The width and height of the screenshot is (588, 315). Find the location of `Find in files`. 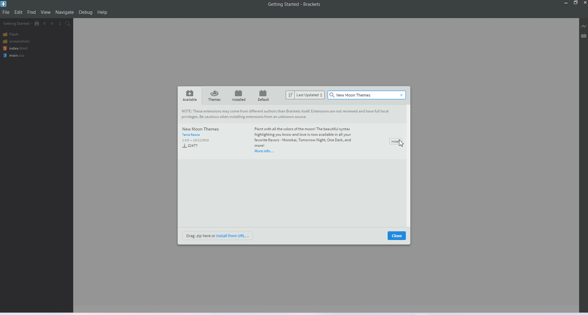

Find in files is located at coordinates (68, 24).